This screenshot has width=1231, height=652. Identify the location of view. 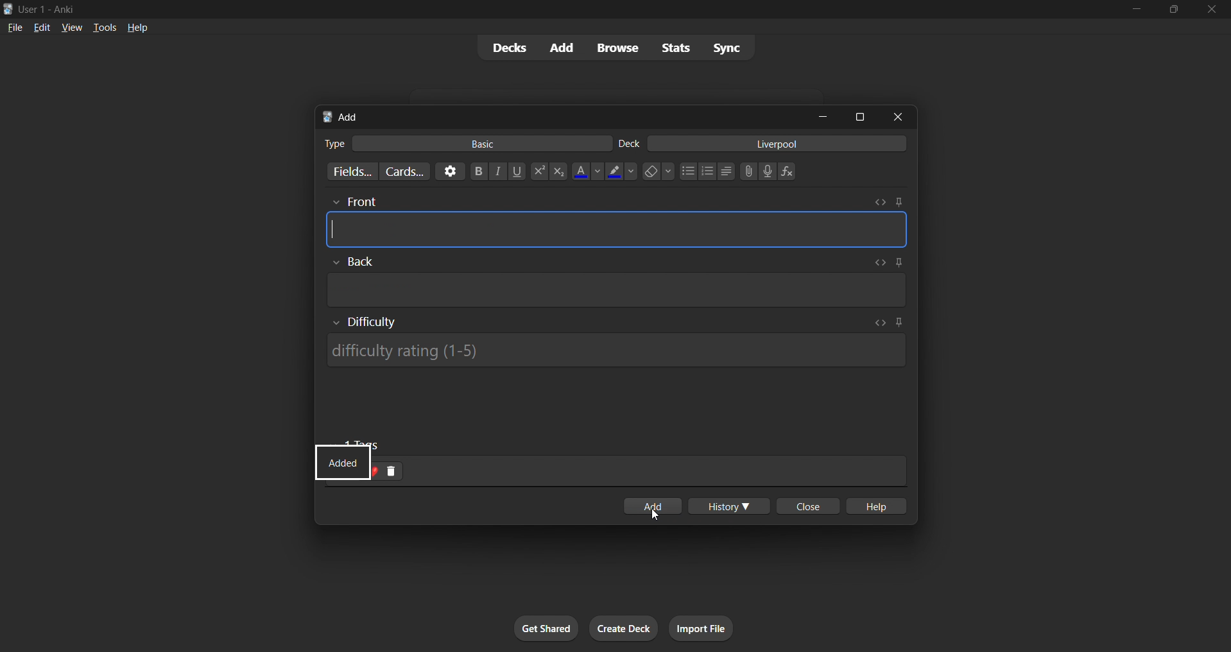
(71, 27).